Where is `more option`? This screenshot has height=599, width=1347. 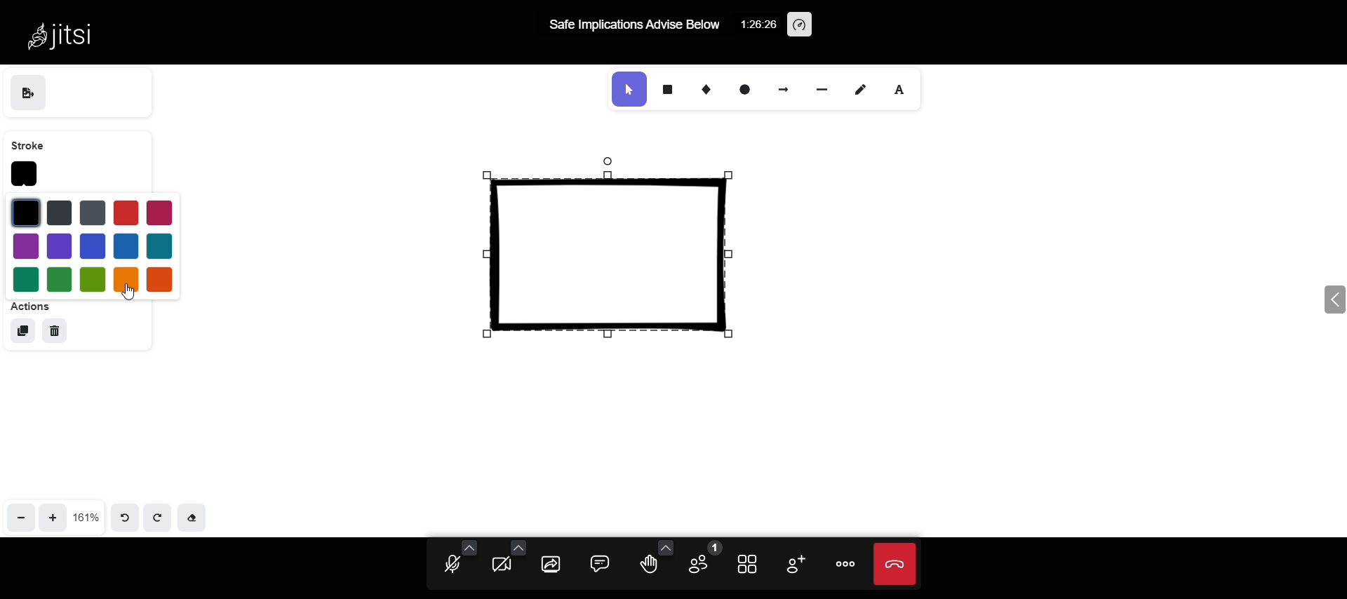 more option is located at coordinates (845, 561).